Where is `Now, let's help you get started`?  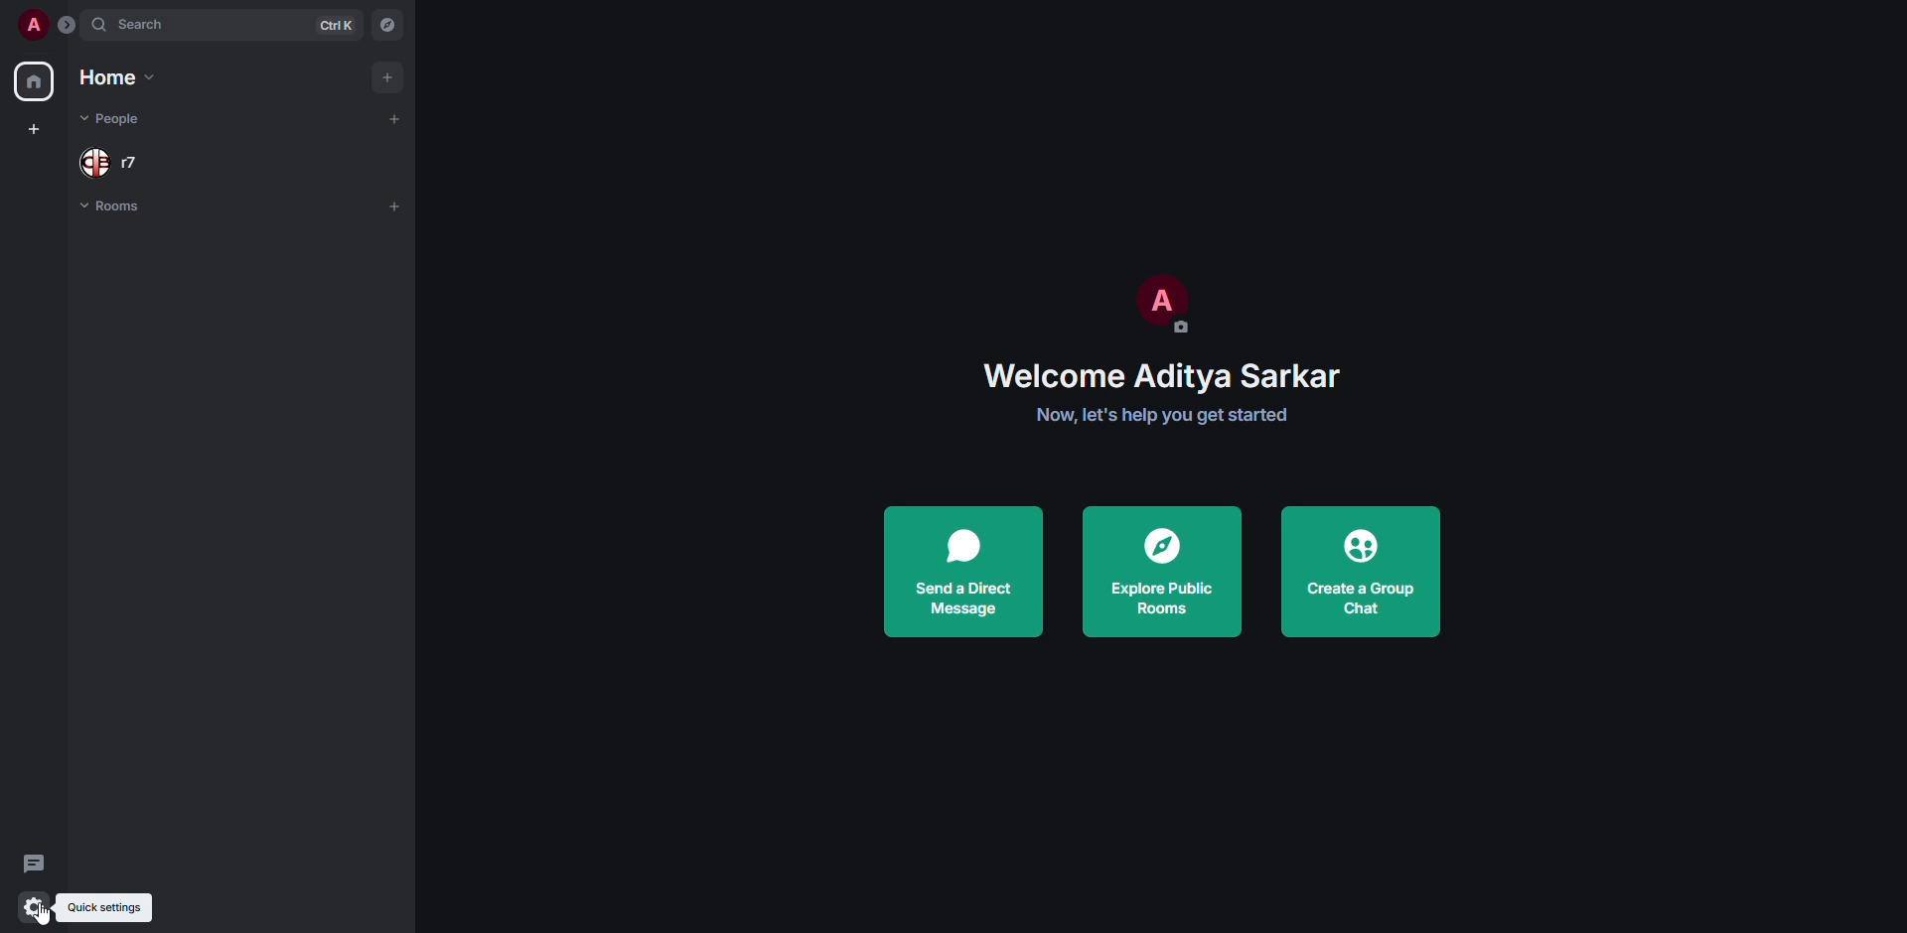
Now, let's help you get started is located at coordinates (1169, 415).